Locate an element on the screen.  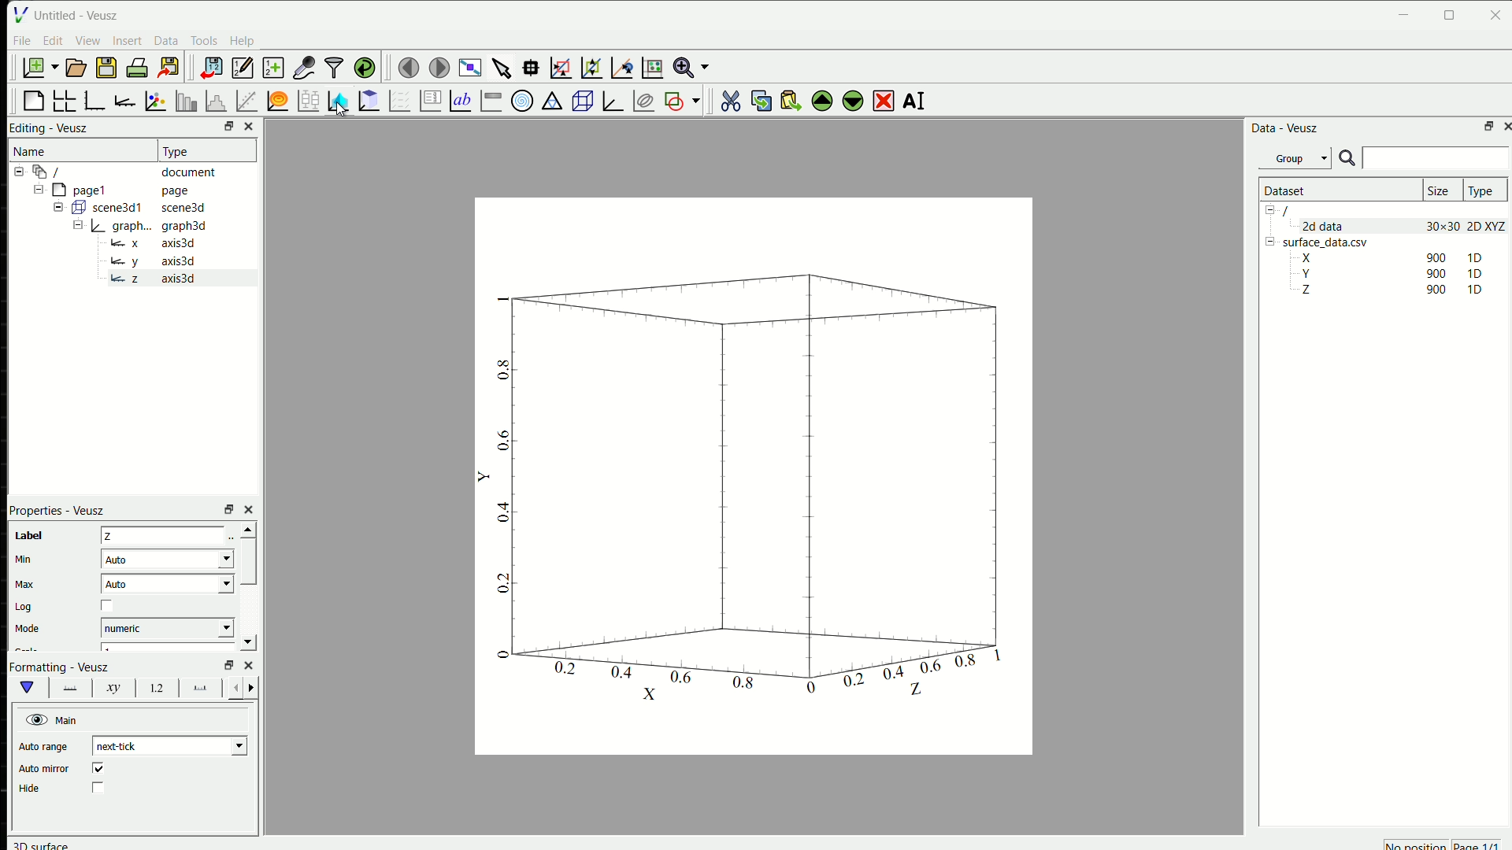
open in separate window is located at coordinates (1488, 125).